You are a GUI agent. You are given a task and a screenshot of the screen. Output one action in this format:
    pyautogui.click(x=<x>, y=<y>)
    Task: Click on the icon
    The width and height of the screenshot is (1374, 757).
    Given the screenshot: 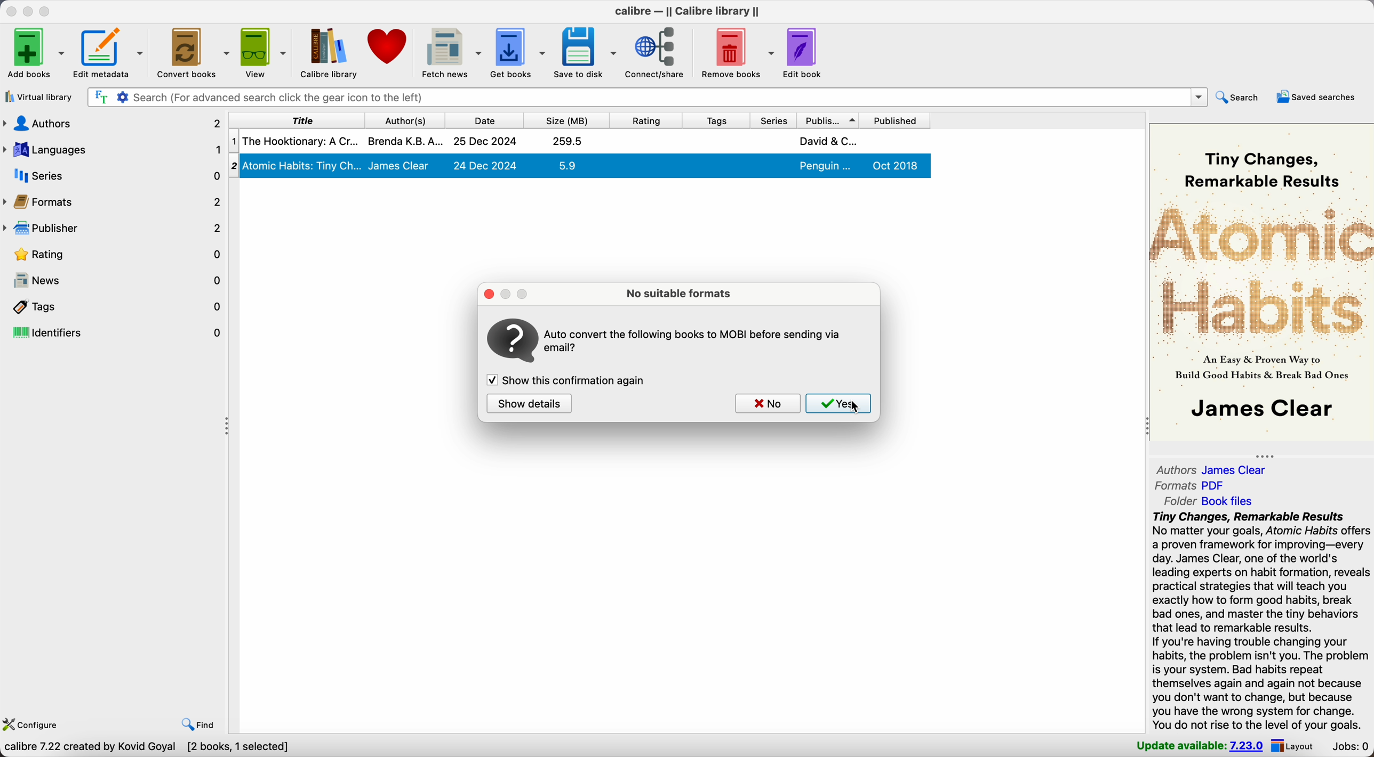 What is the action you would take?
    pyautogui.click(x=513, y=340)
    